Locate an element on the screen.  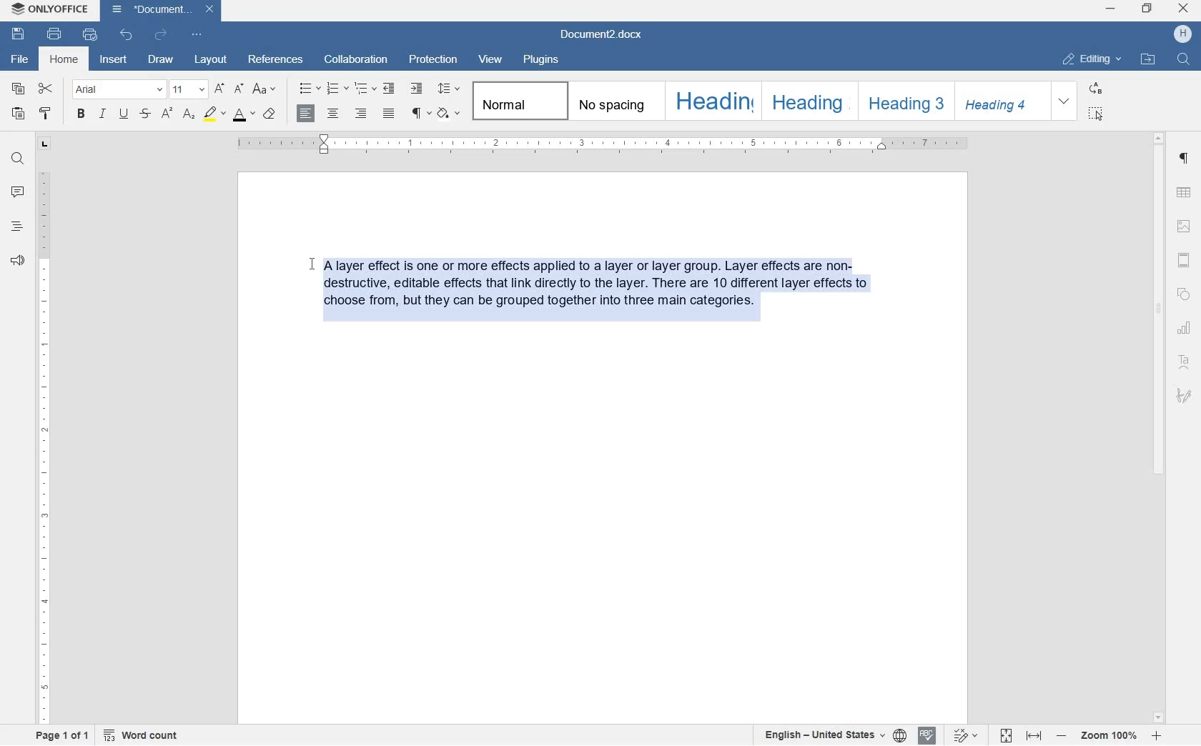
restore is located at coordinates (1150, 8).